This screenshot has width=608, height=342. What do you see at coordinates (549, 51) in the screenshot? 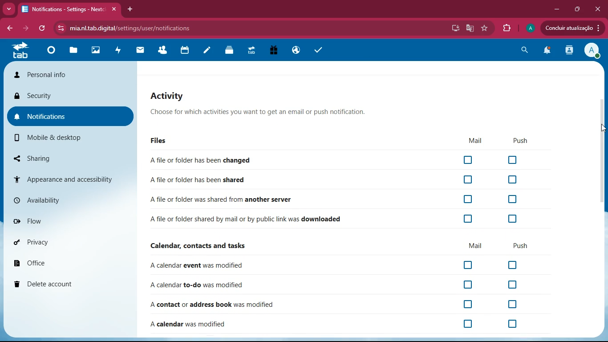
I see `notifications` at bounding box center [549, 51].